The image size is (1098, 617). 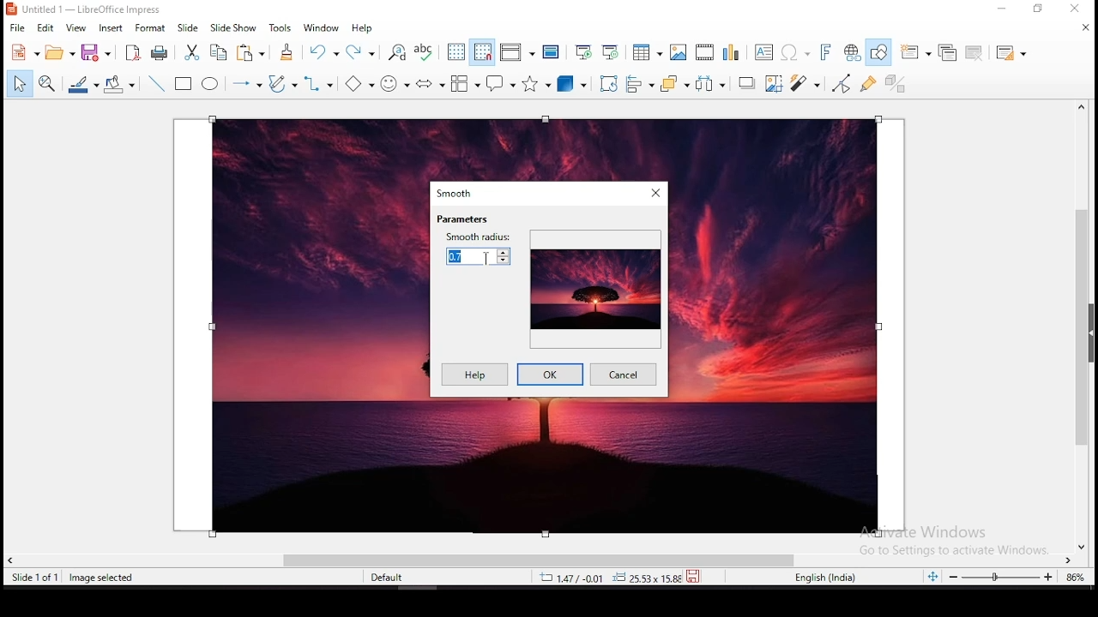 What do you see at coordinates (704, 53) in the screenshot?
I see `insert video` at bounding box center [704, 53].